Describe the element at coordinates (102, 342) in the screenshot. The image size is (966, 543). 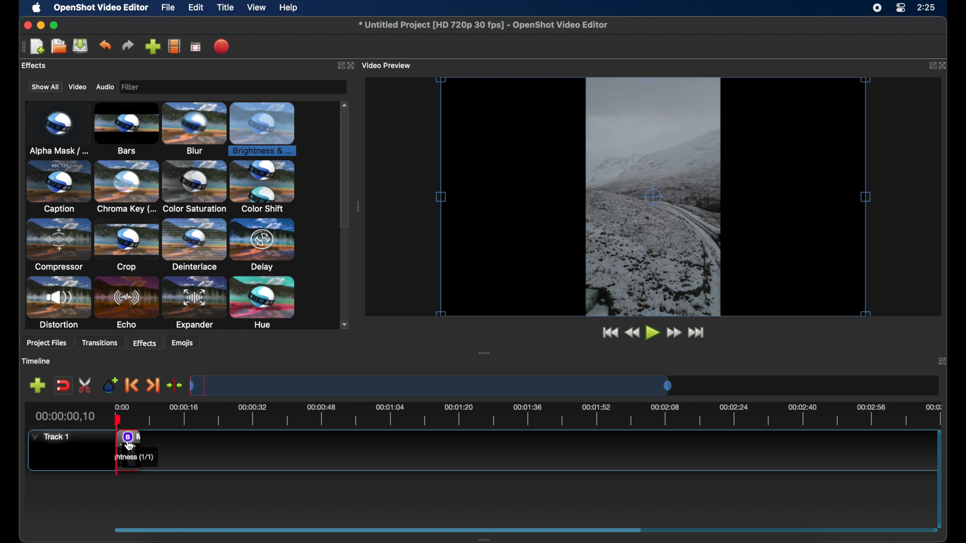
I see `transitions` at that location.